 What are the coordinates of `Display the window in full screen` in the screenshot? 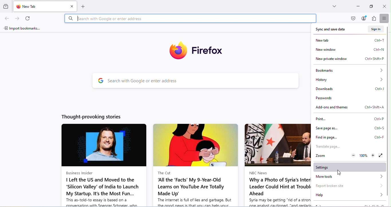 It's located at (380, 156).